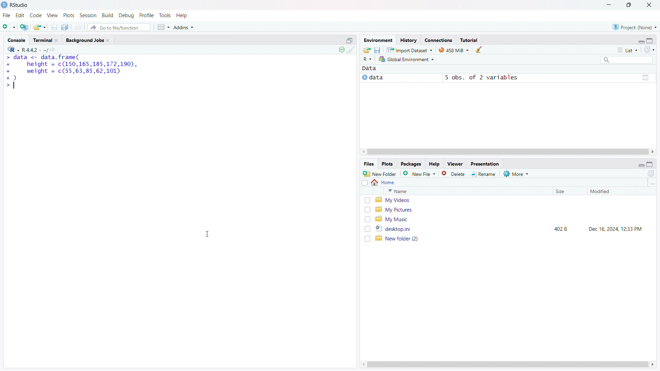  Describe the element at coordinates (407, 59) in the screenshot. I see `select environment` at that location.